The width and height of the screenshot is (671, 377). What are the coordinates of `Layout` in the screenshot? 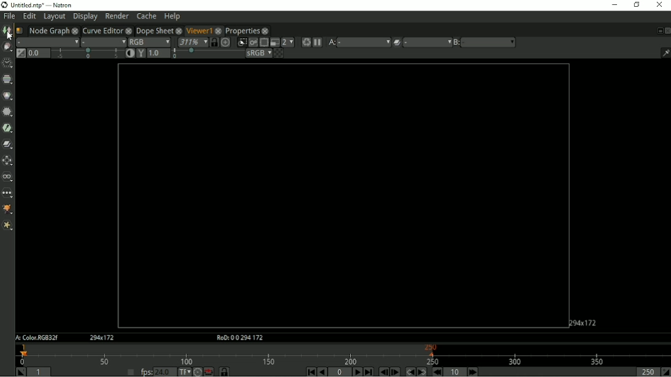 It's located at (54, 17).